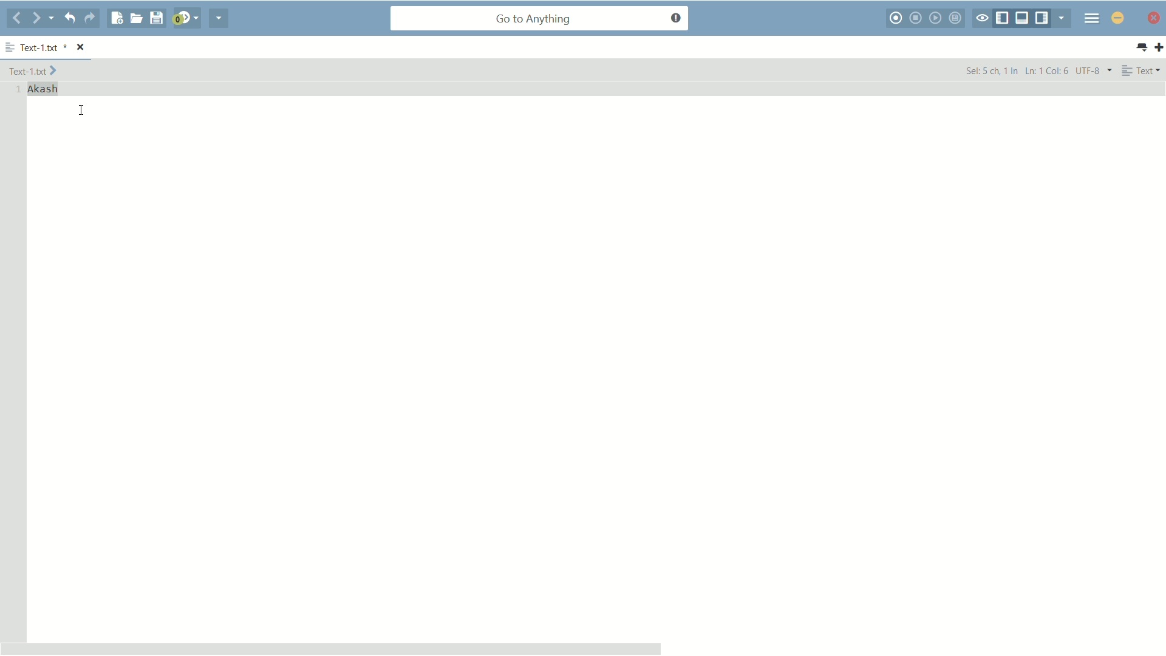  I want to click on line encoding, so click(1094, 70).